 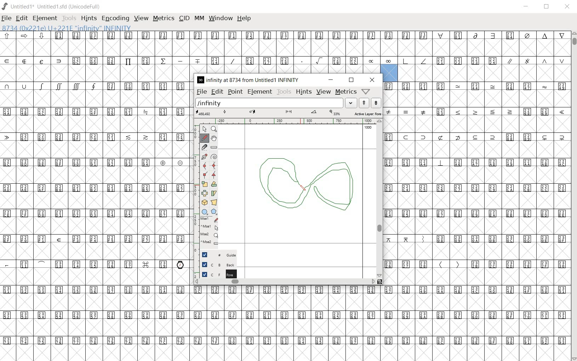 I want to click on Rotate the selection, so click(x=213, y=184).